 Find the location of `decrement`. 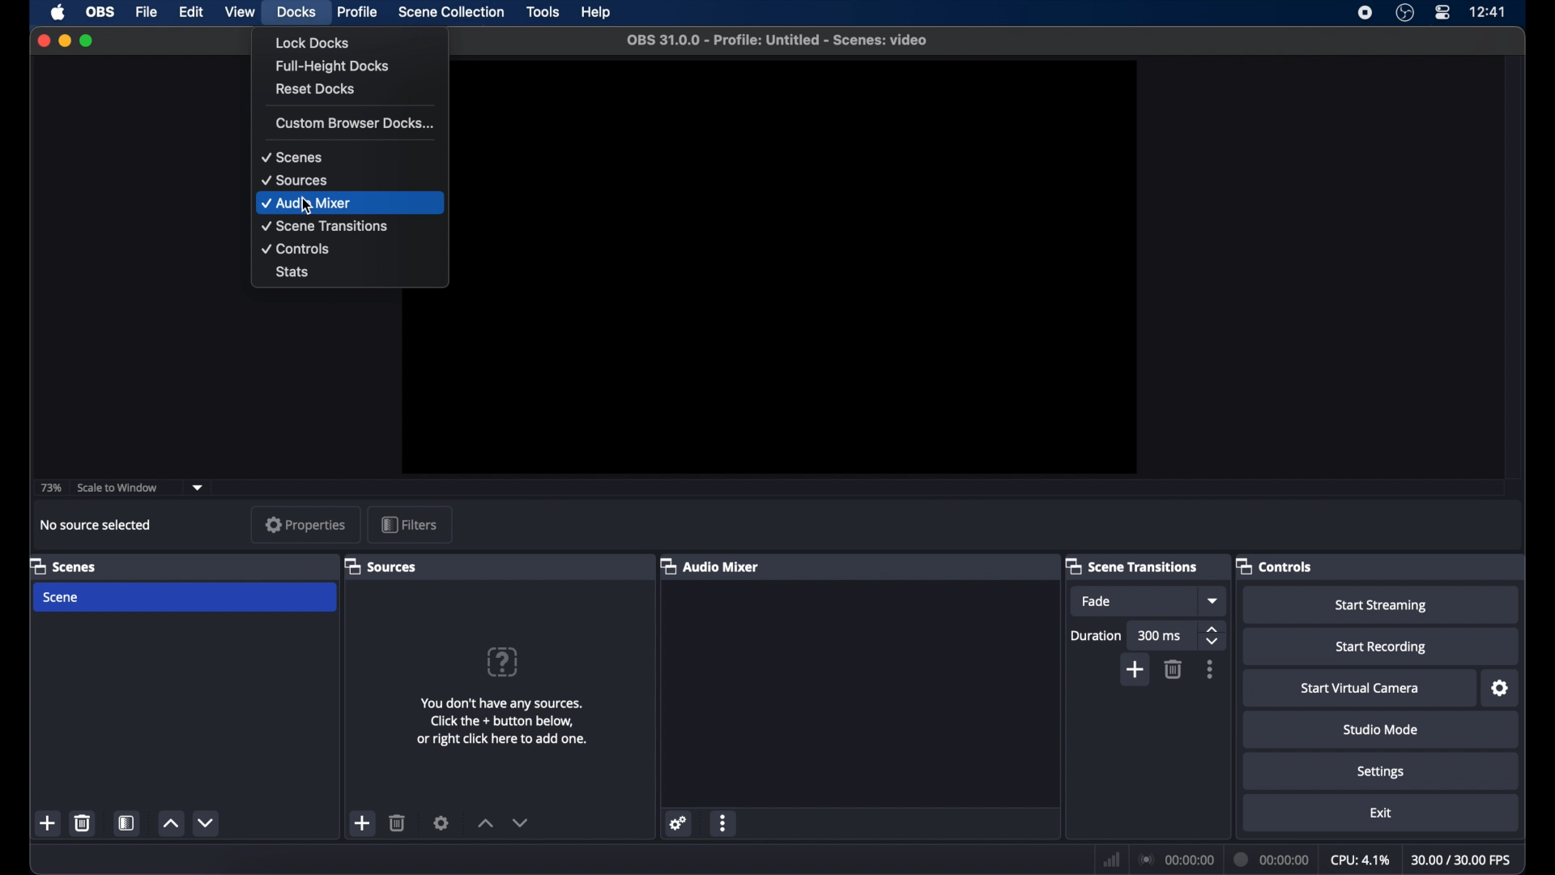

decrement is located at coordinates (207, 822).